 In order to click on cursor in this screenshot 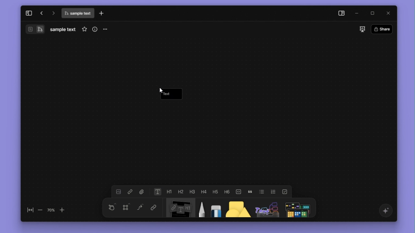, I will do `click(161, 90)`.